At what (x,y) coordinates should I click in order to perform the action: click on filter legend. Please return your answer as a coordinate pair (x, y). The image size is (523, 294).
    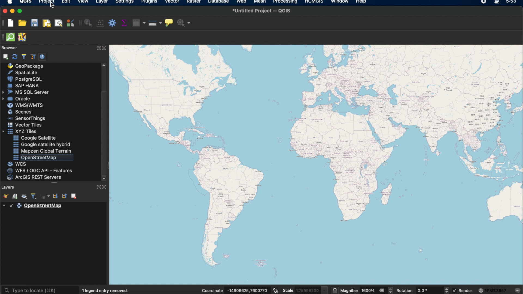
    Looking at the image, I should click on (33, 197).